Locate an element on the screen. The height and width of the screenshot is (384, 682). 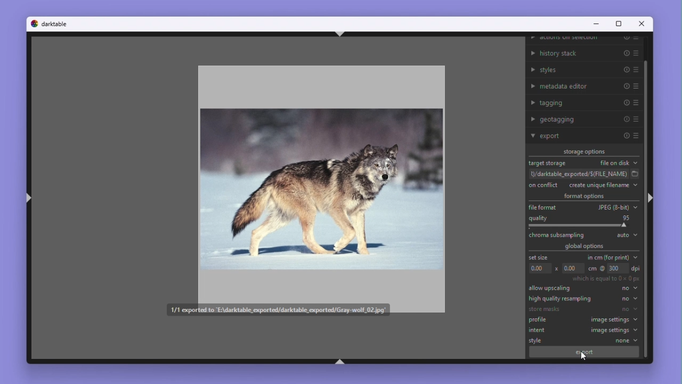
confirmation of file exported to the mentioned file path is located at coordinates (279, 311).